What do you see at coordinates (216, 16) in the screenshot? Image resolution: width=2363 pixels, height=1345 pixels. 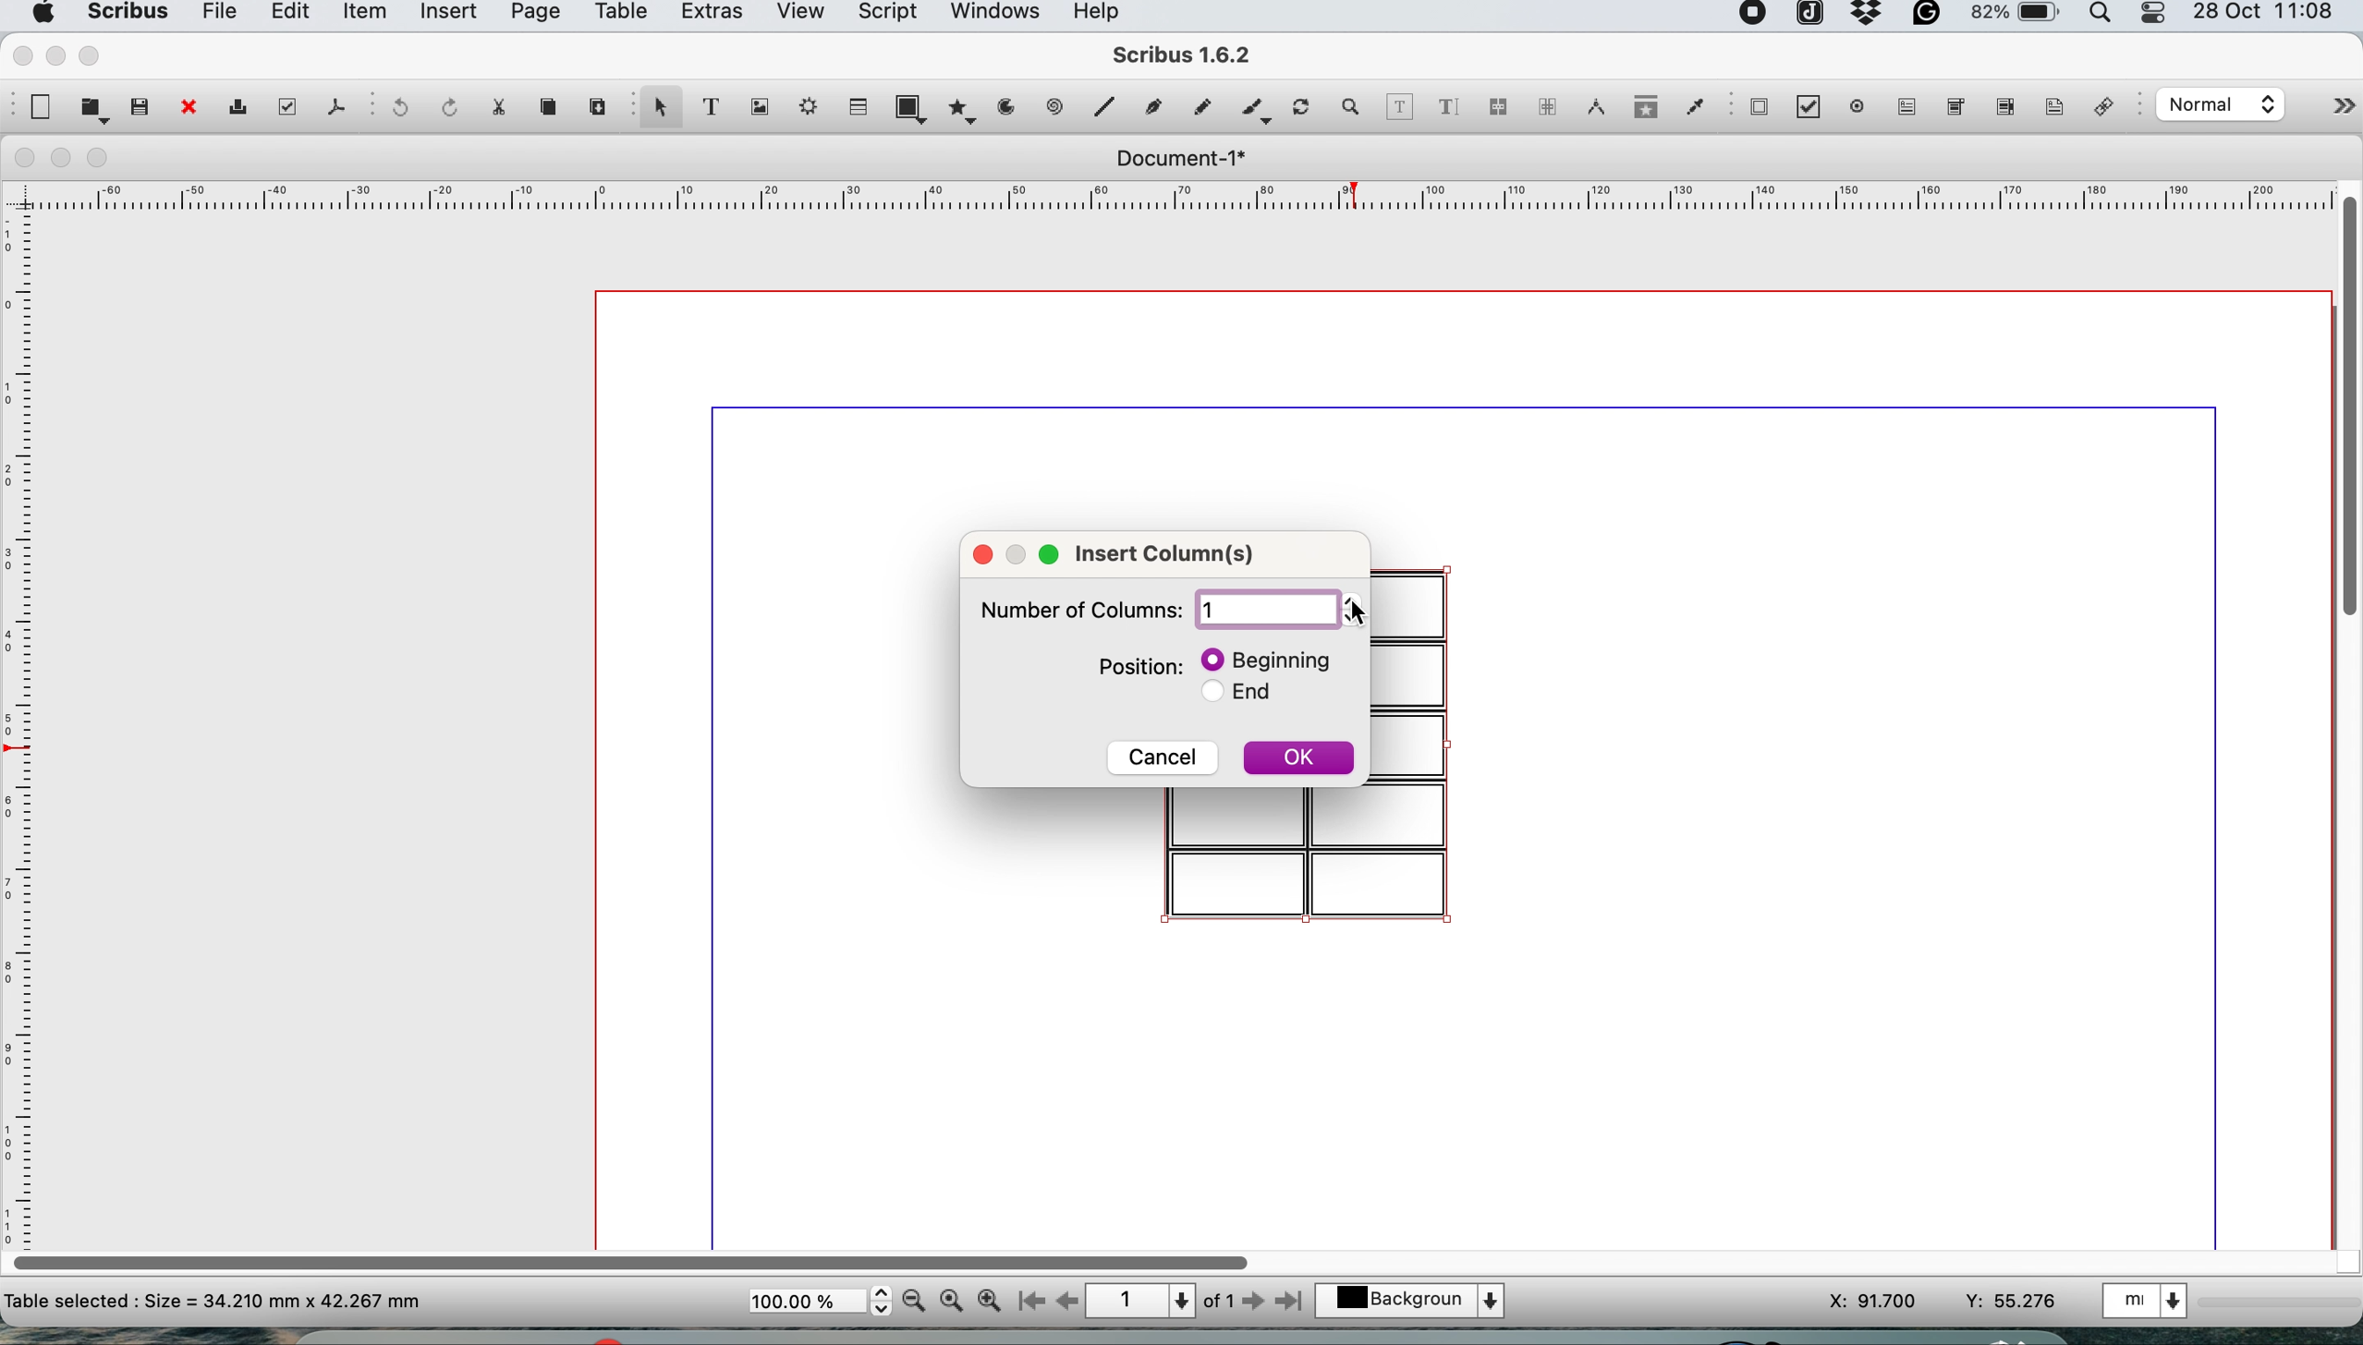 I see `file` at bounding box center [216, 16].